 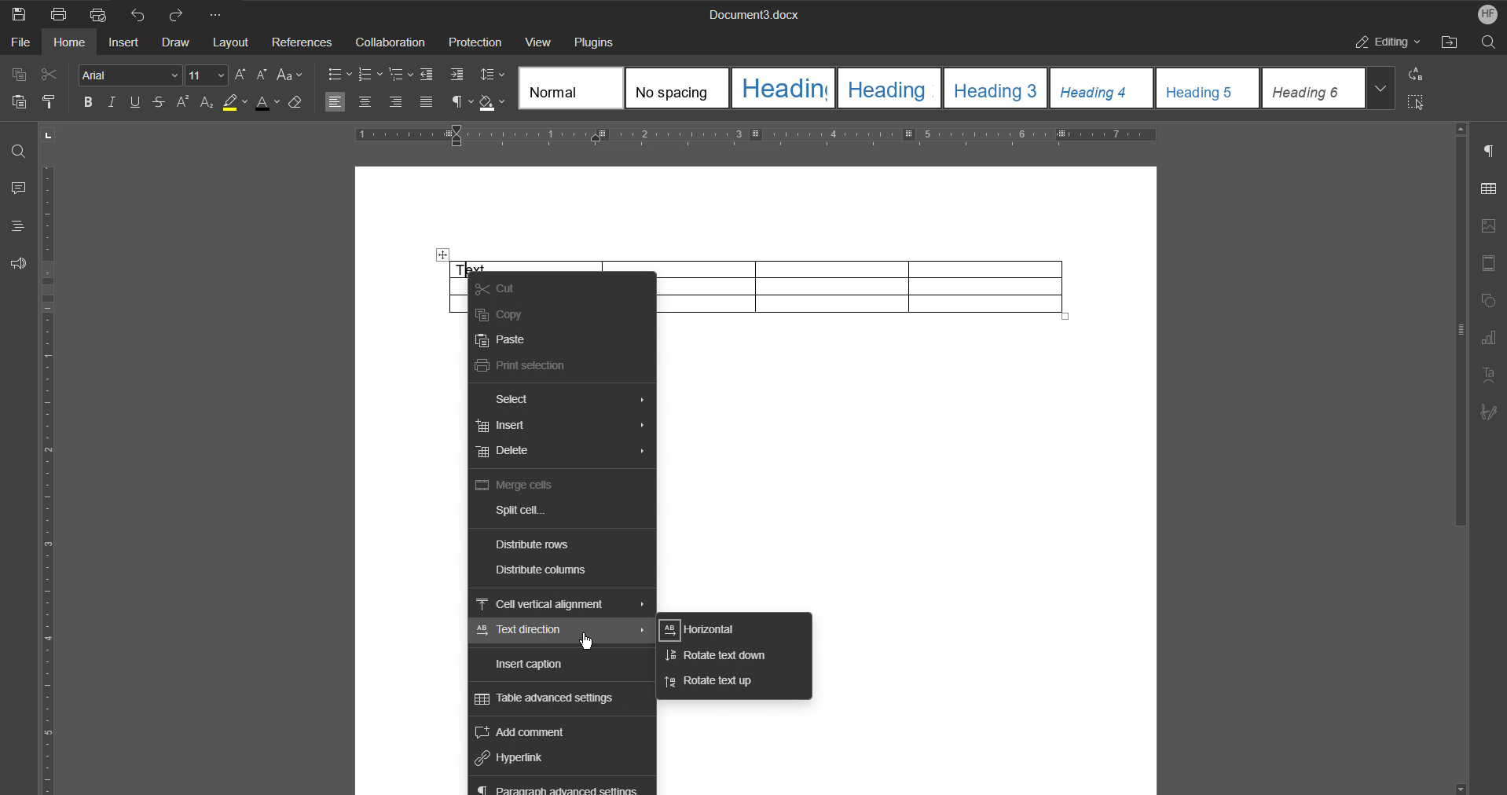 What do you see at coordinates (299, 102) in the screenshot?
I see `Erase Style` at bounding box center [299, 102].